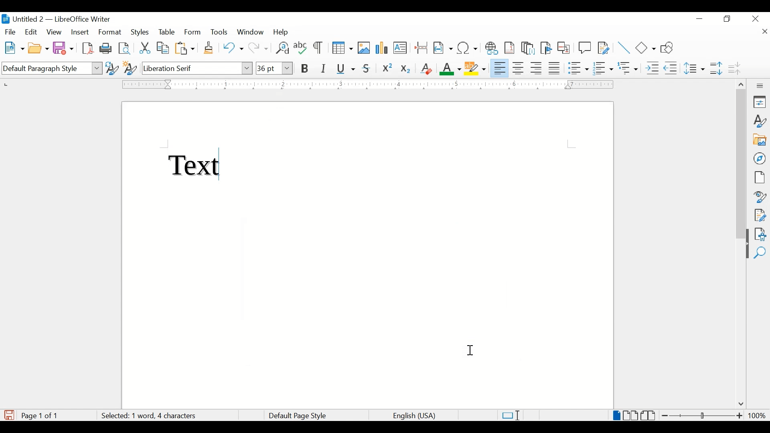 The height and width of the screenshot is (433, 770). Describe the element at coordinates (760, 158) in the screenshot. I see `navigator` at that location.